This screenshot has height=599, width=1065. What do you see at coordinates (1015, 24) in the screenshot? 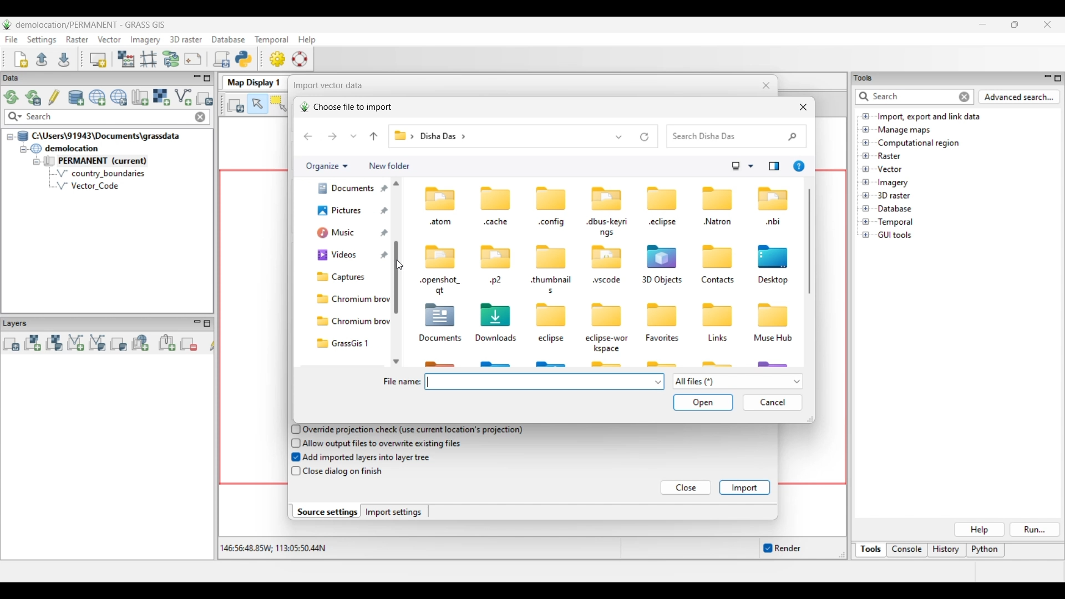
I see `Show interface in a smaller tab` at bounding box center [1015, 24].